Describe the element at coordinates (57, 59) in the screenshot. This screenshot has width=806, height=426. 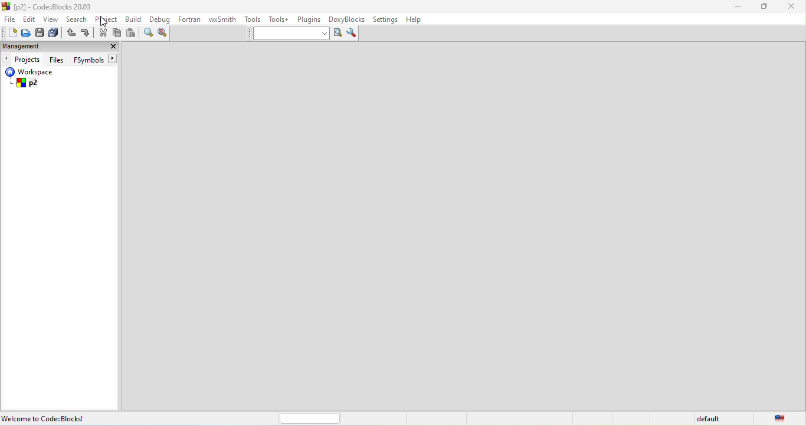
I see `files` at that location.